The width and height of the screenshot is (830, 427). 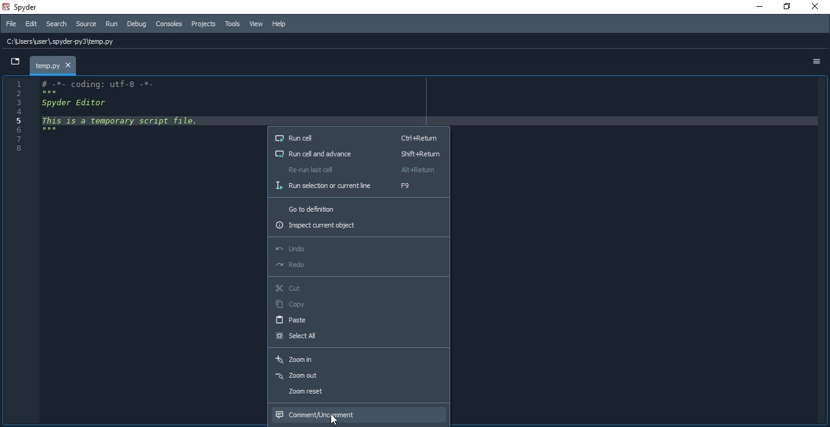 What do you see at coordinates (86, 25) in the screenshot?
I see `source ` at bounding box center [86, 25].